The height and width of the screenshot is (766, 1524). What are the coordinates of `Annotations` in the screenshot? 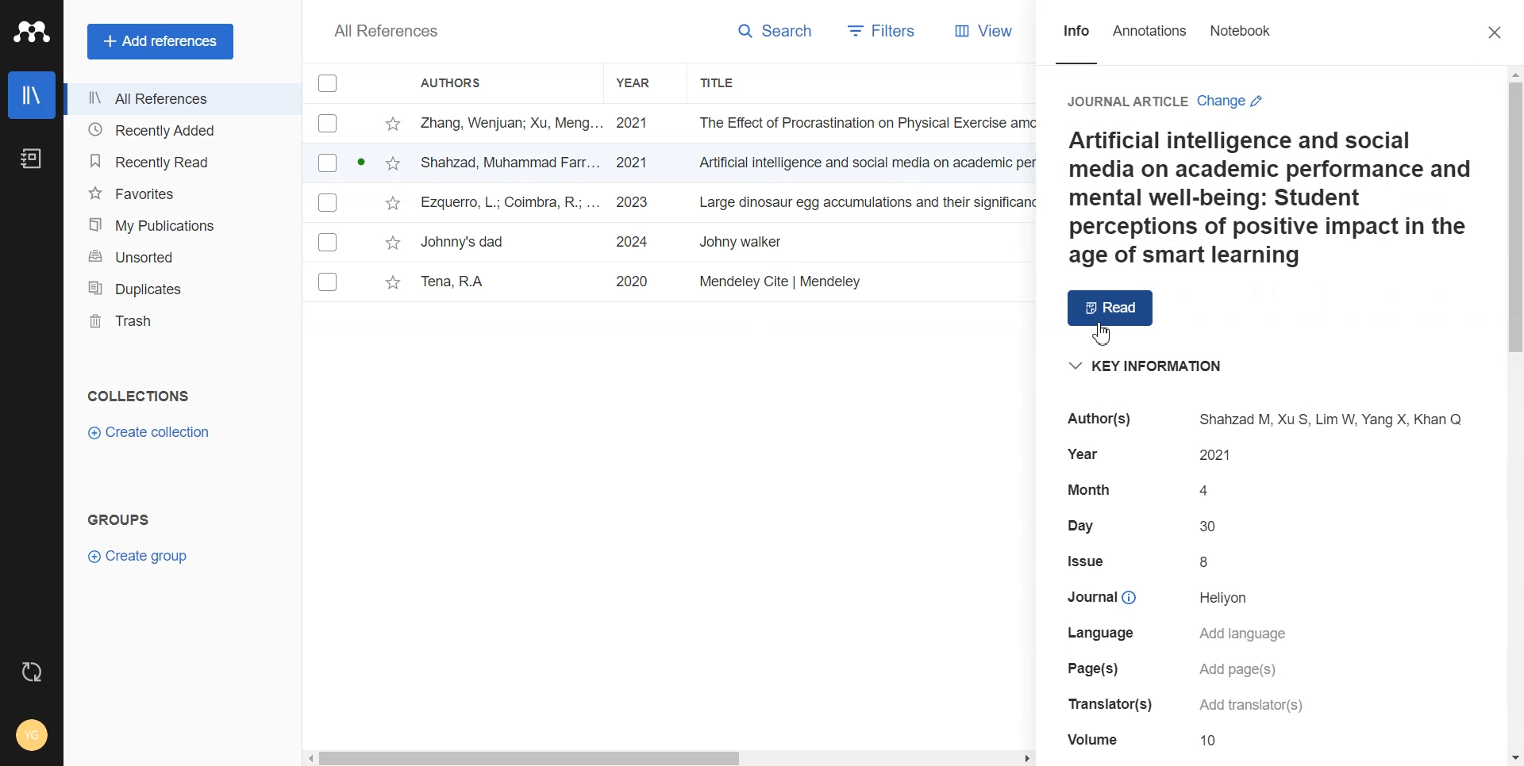 It's located at (1150, 41).